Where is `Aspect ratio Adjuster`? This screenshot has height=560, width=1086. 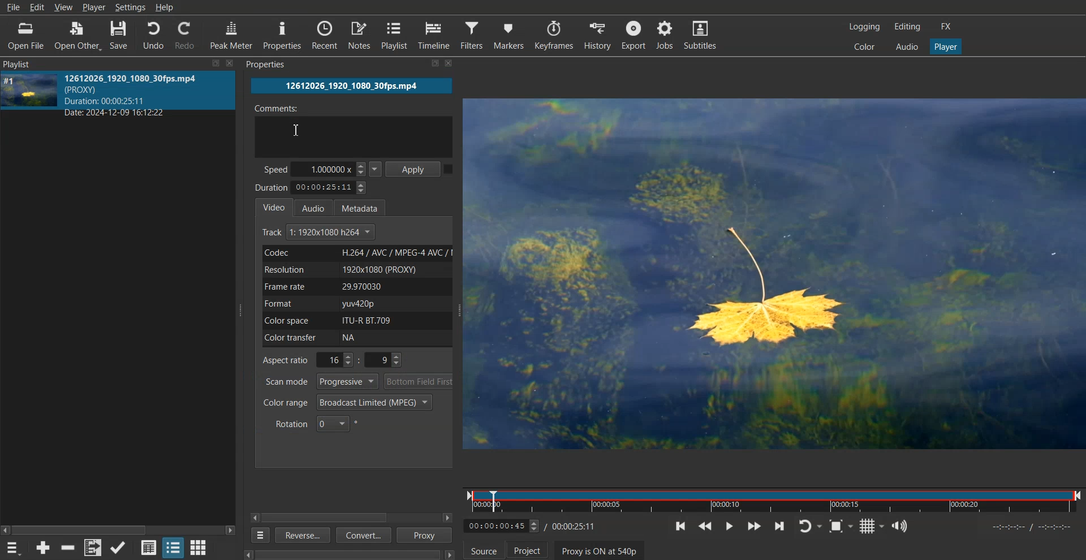
Aspect ratio Adjuster is located at coordinates (334, 360).